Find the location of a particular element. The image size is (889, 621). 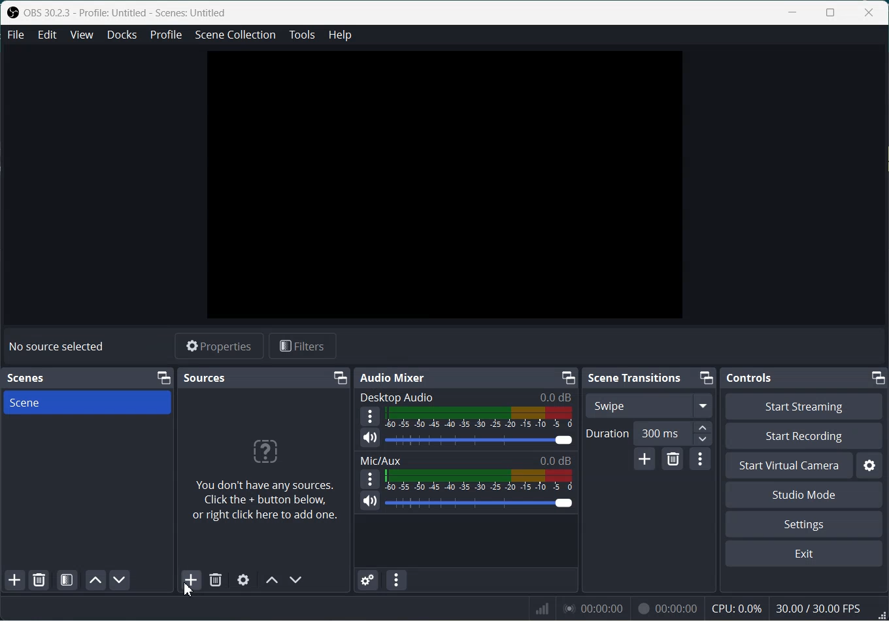

Scene Transitions is located at coordinates (637, 378).